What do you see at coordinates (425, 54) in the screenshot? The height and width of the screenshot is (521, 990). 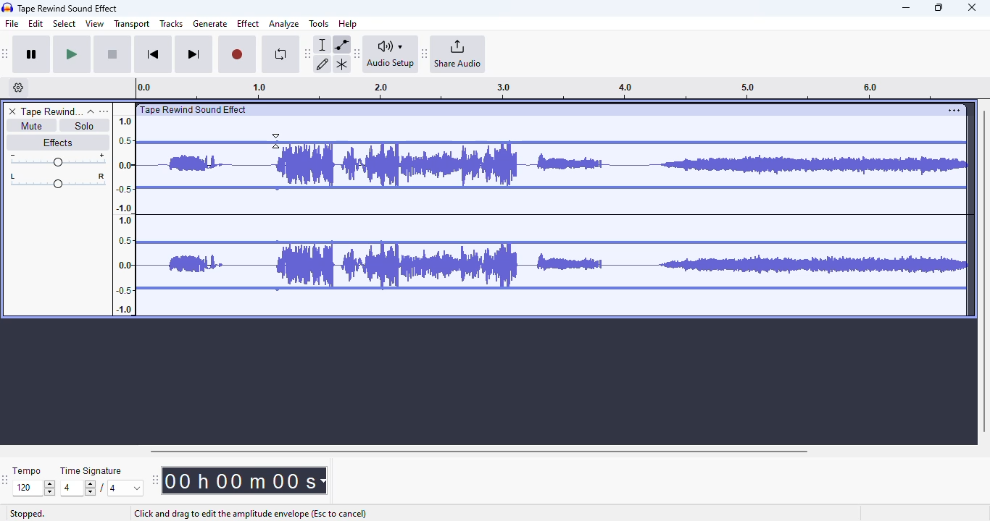 I see `Move audacity share audio toolbar` at bounding box center [425, 54].